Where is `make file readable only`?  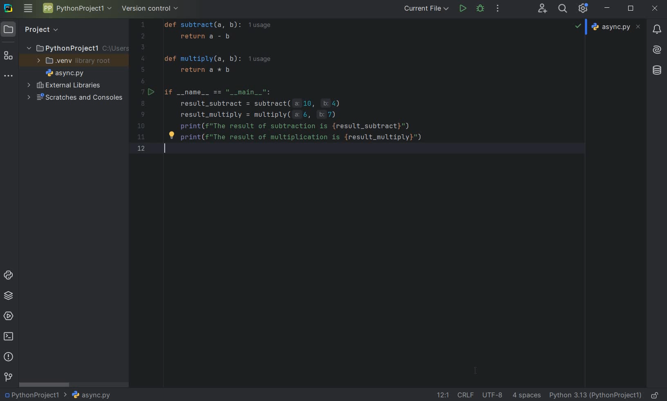
make file readable only is located at coordinates (656, 394).